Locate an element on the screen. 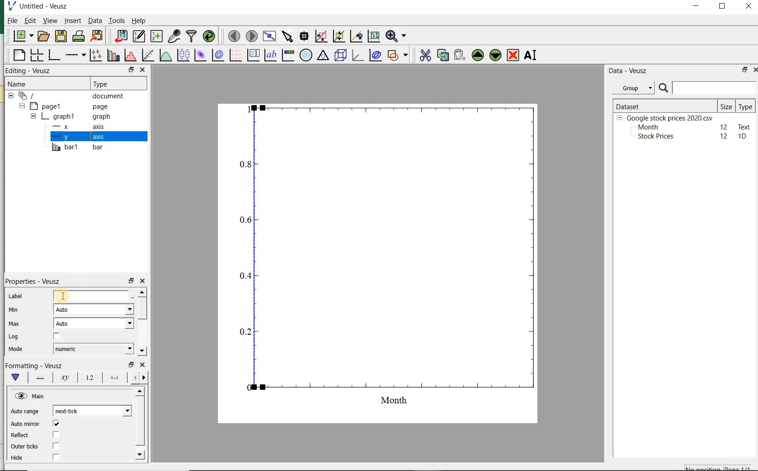  plot a 2d dataset as an image is located at coordinates (199, 55).